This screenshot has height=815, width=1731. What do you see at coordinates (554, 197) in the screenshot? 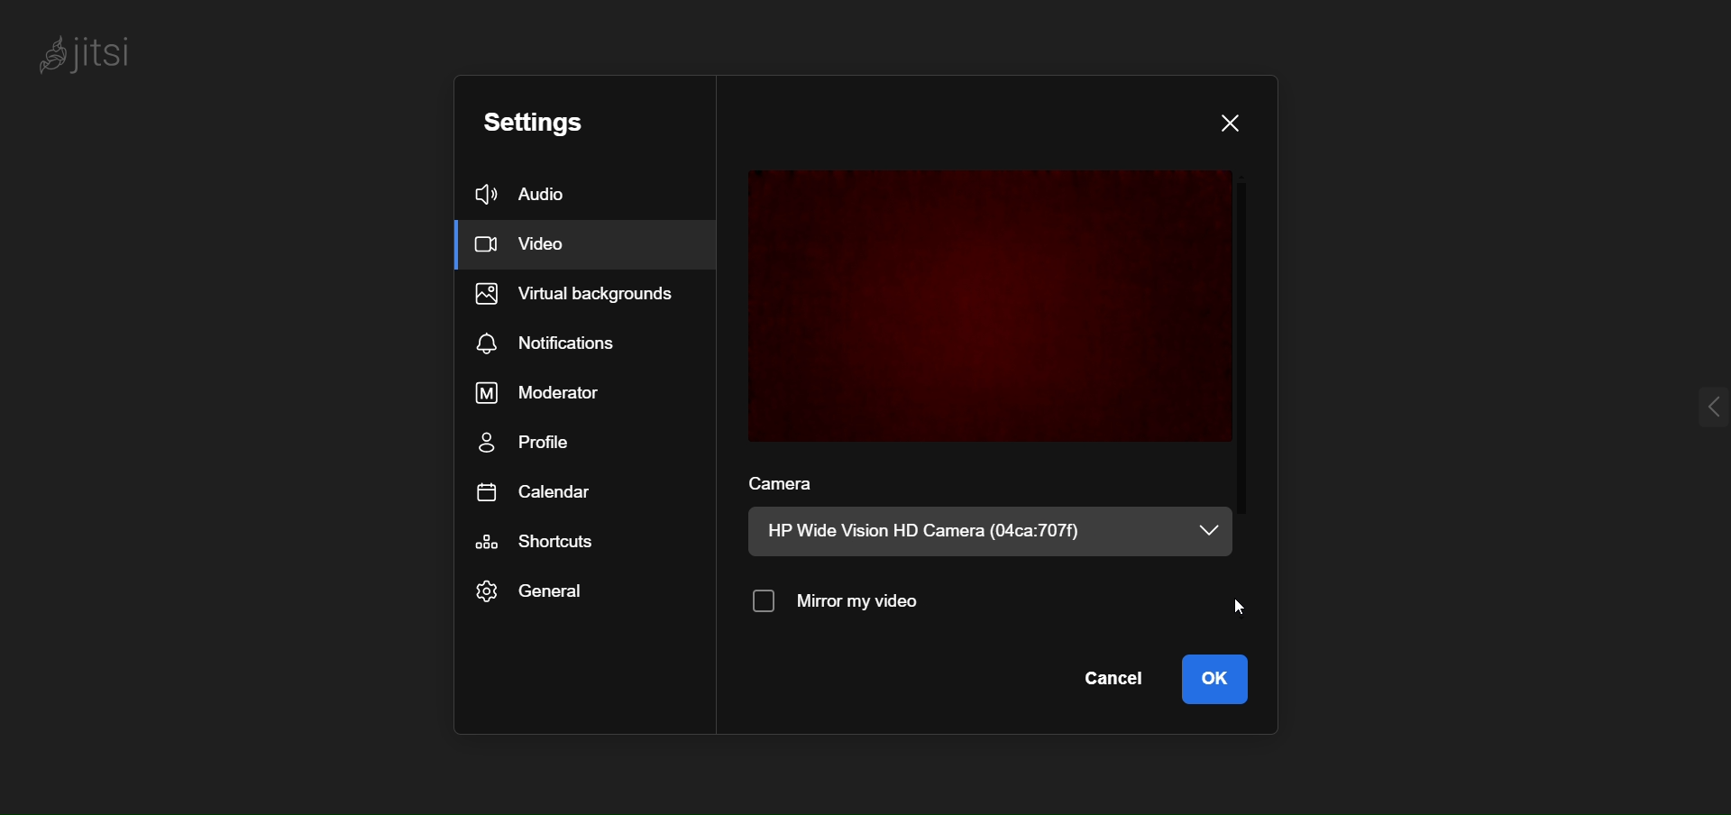
I see `audio` at bounding box center [554, 197].